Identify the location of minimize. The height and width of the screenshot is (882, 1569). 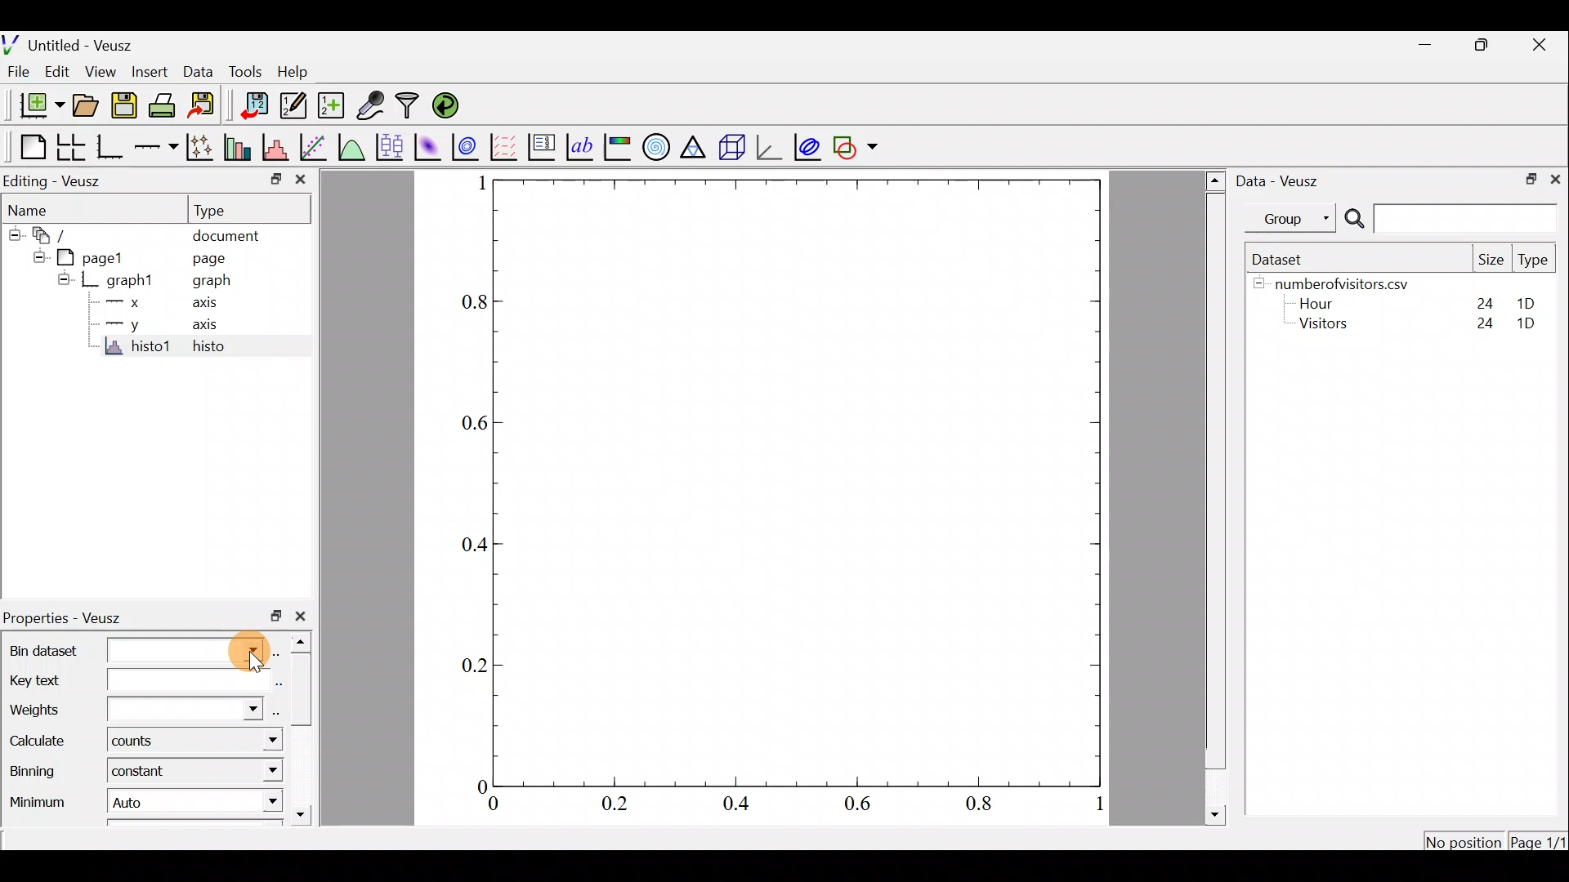
(1426, 47).